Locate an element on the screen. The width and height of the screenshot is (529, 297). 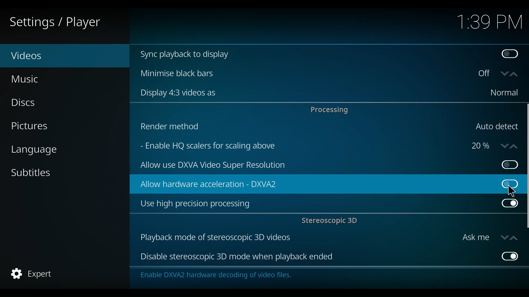
Subtitles is located at coordinates (31, 172).